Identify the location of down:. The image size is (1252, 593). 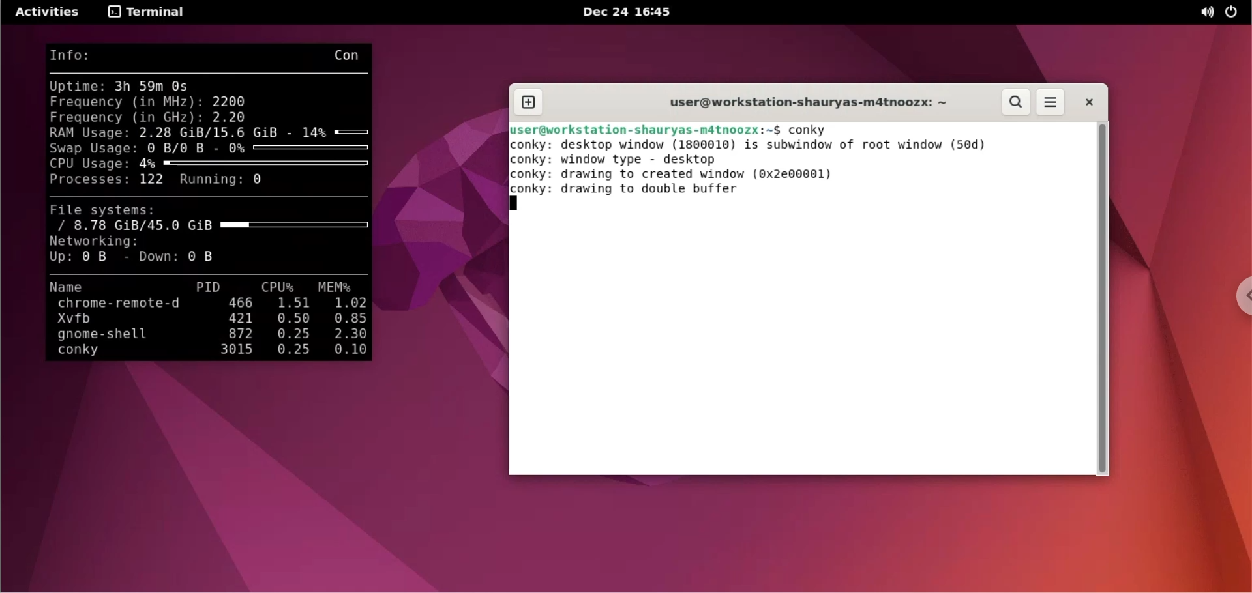
(158, 259).